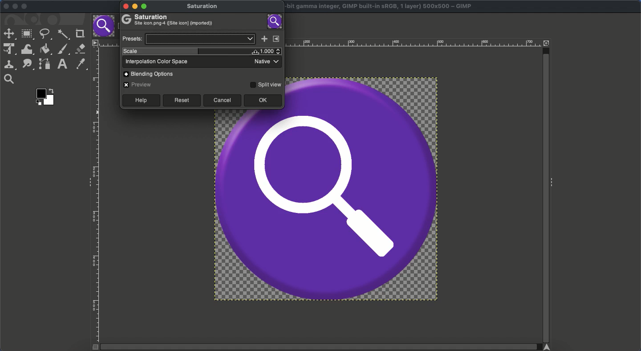 Image resolution: width=641 pixels, height=351 pixels. I want to click on Fill color, so click(45, 49).